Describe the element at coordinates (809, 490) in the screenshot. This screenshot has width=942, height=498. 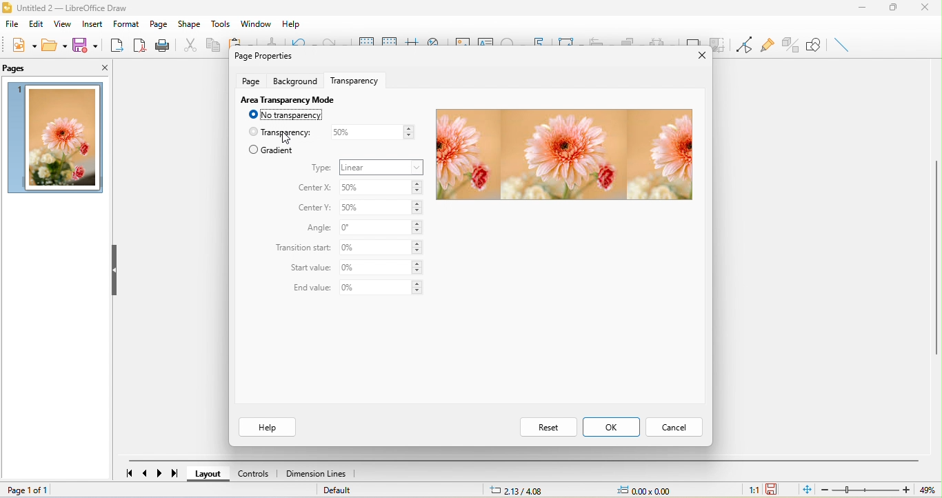
I see `fit to the current window` at that location.